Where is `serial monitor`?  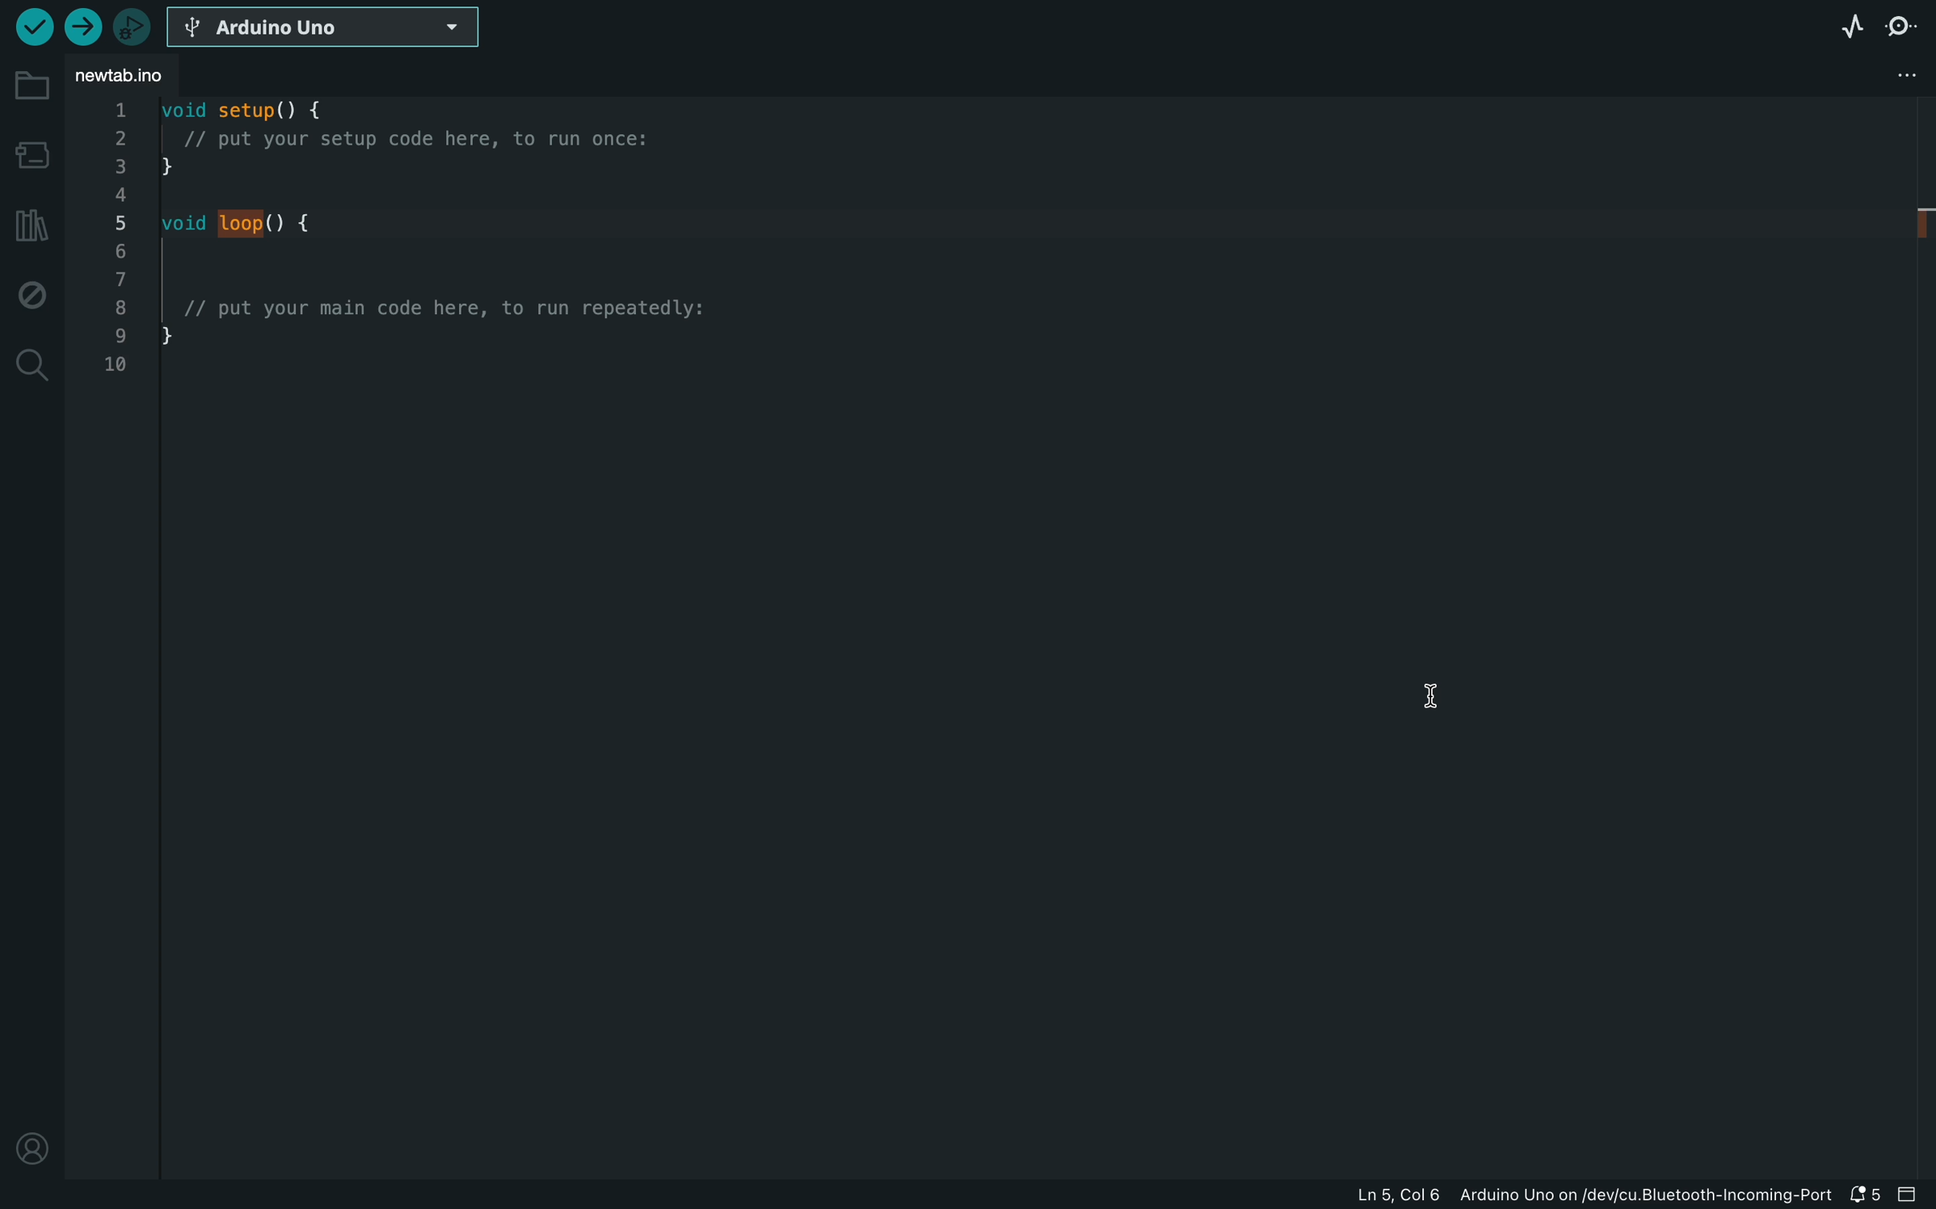 serial monitor is located at coordinates (1902, 25).